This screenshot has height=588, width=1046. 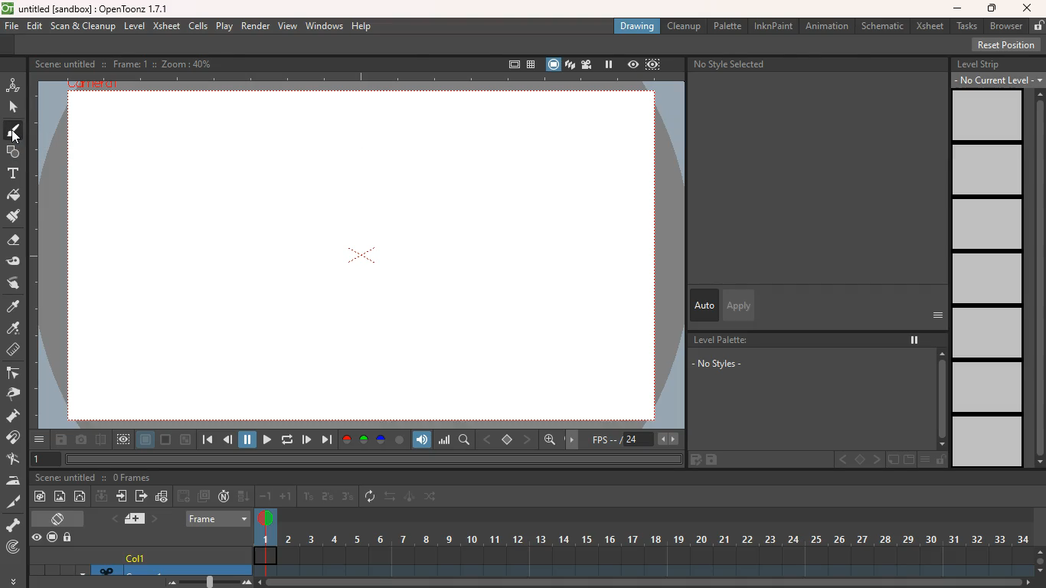 What do you see at coordinates (14, 307) in the screenshot?
I see `paint` at bounding box center [14, 307].